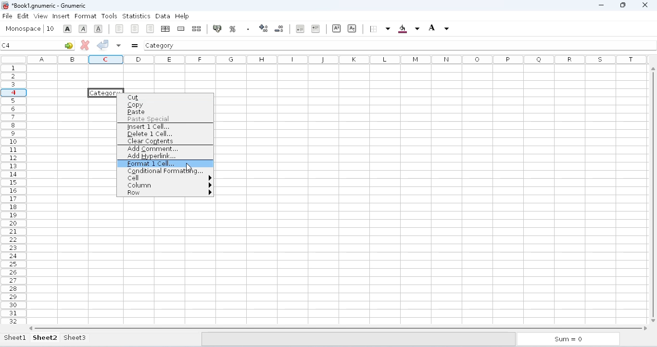 This screenshot has height=347, width=657. I want to click on increase the indent, so click(316, 28).